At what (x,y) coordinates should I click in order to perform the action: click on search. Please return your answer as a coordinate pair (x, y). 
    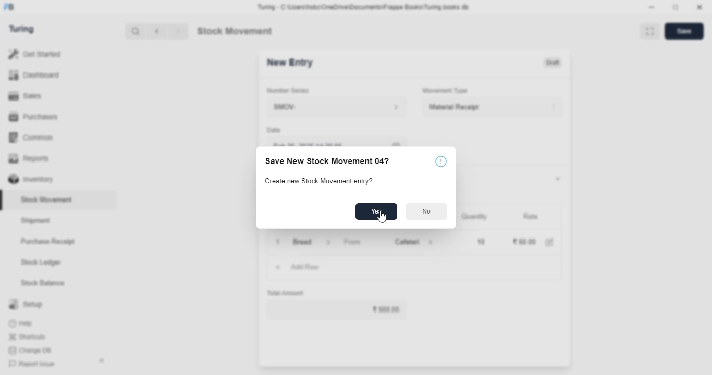
    Looking at the image, I should click on (136, 31).